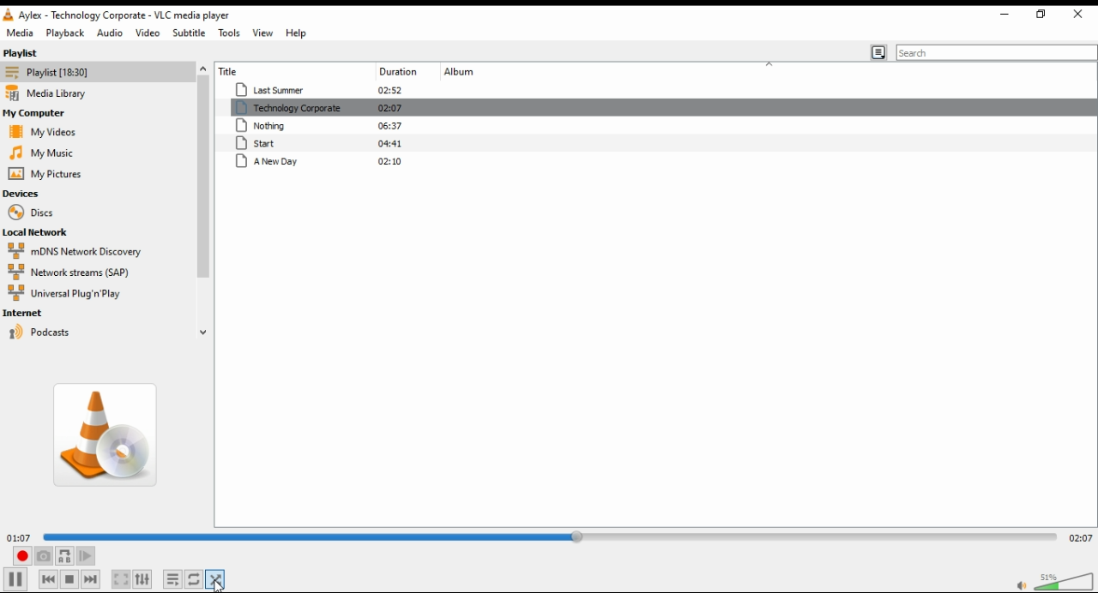 This screenshot has width=1098, height=593. Describe the element at coordinates (1020, 584) in the screenshot. I see `mute/unmute` at that location.